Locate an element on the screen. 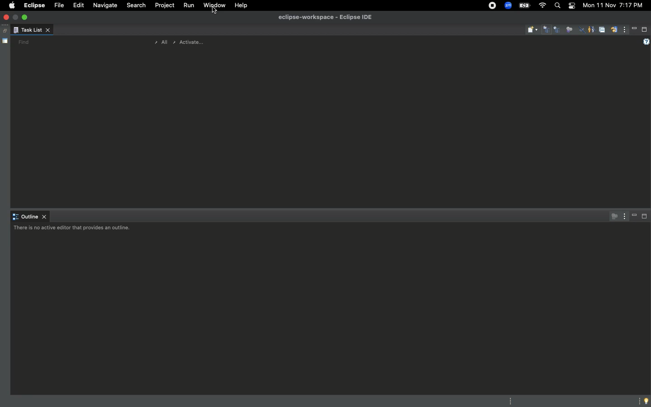 The image size is (651, 407). Focus on active tasks is located at coordinates (612, 216).